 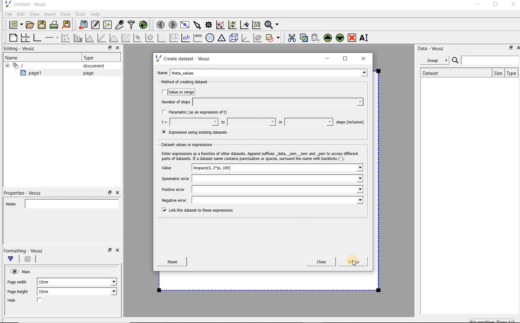 I want to click on Type, so click(x=512, y=73).